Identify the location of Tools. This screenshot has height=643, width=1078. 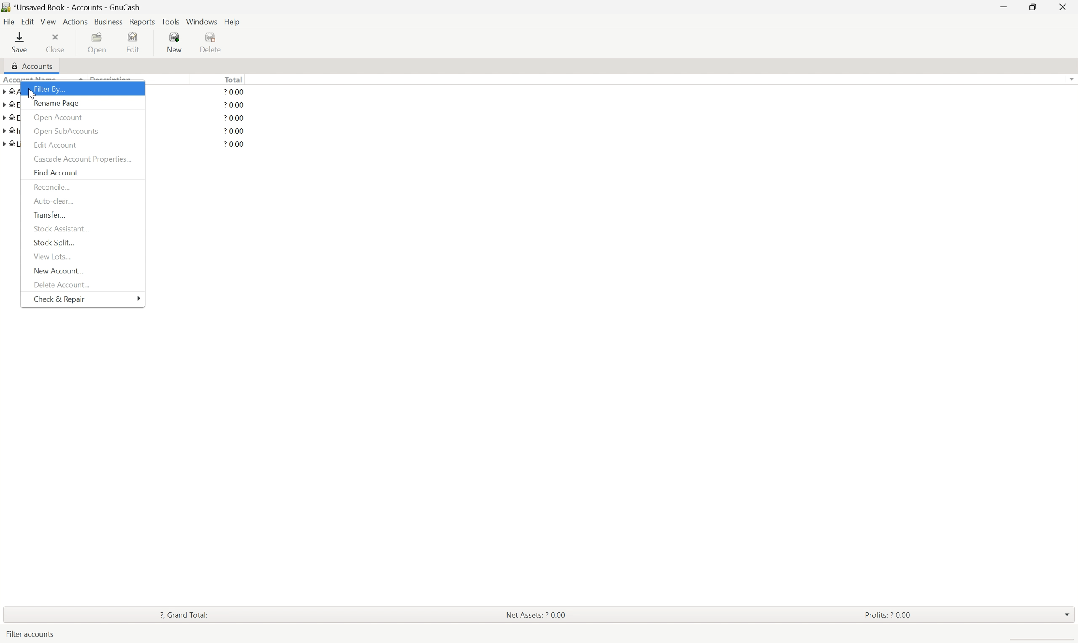
(170, 21).